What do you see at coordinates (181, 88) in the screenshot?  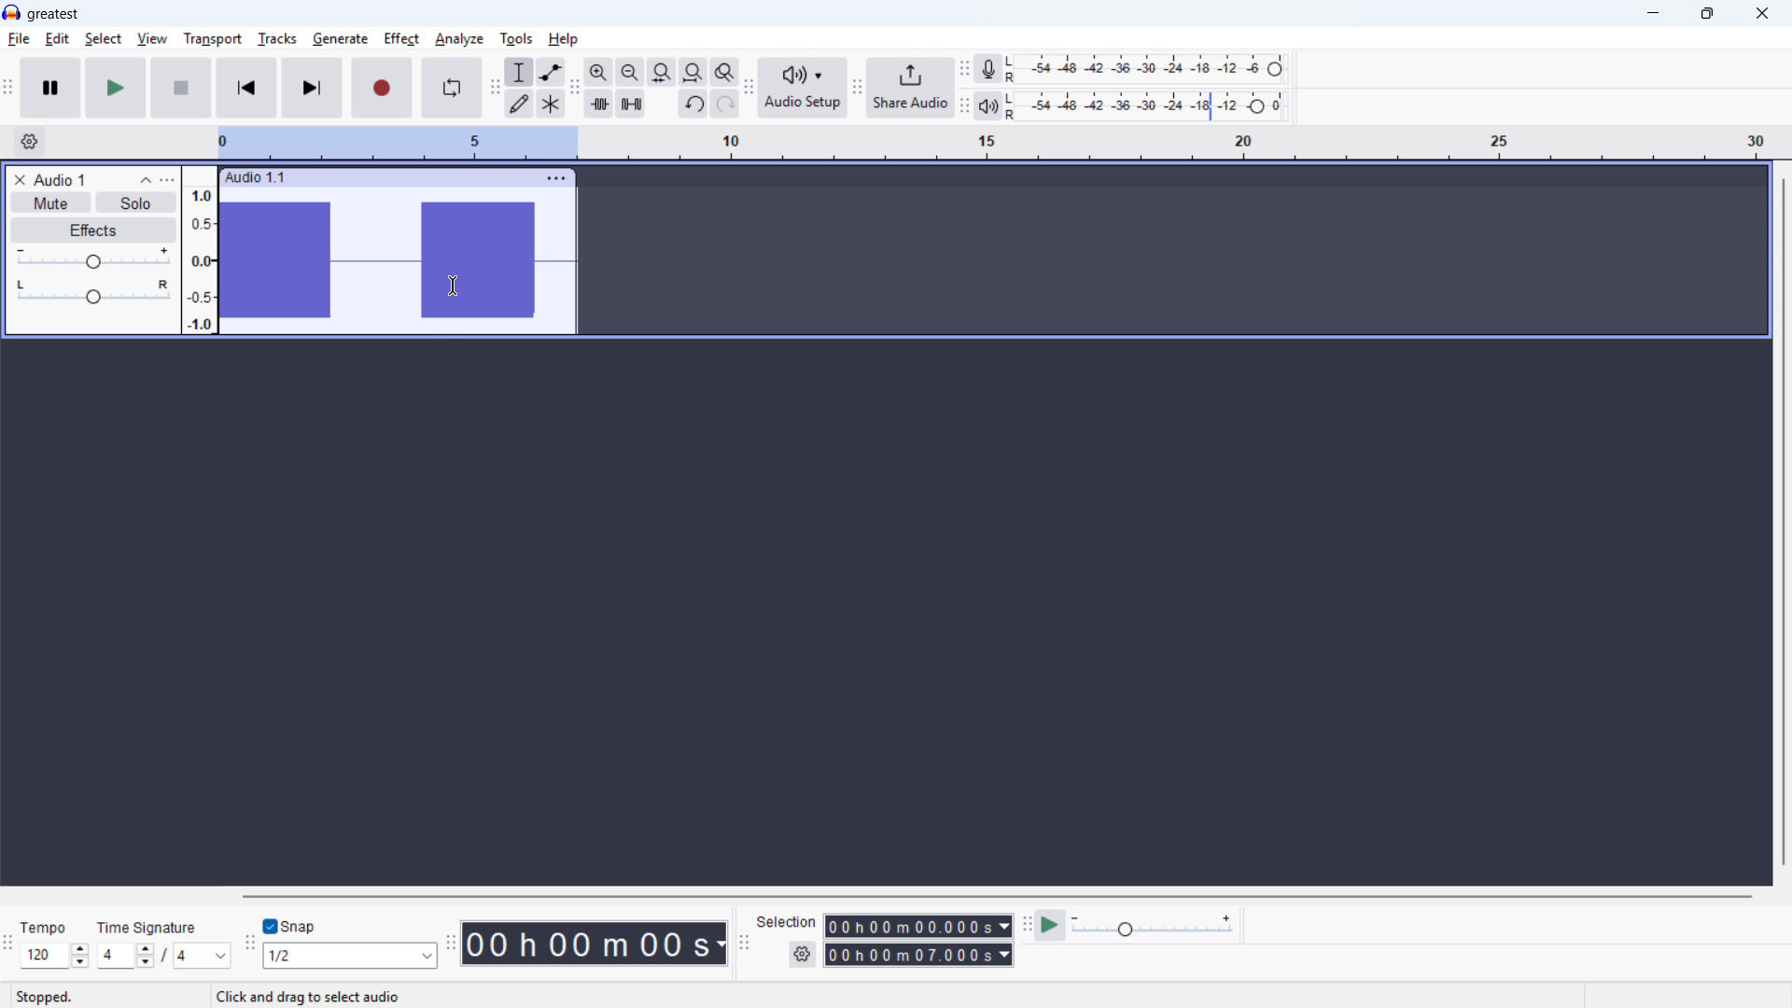 I see `stop ` at bounding box center [181, 88].